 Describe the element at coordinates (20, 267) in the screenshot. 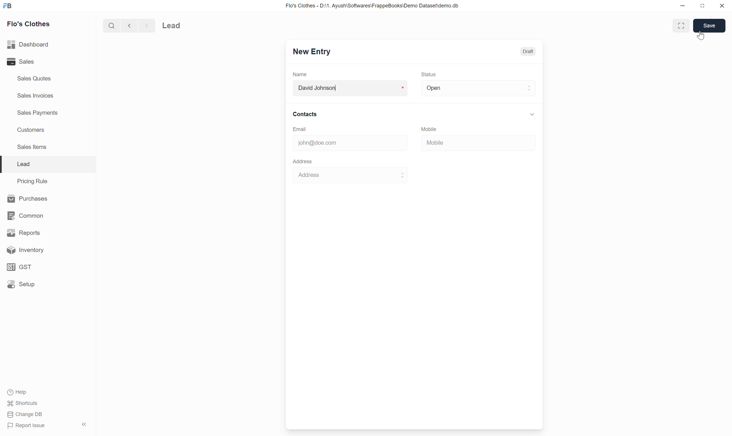

I see `GST` at that location.